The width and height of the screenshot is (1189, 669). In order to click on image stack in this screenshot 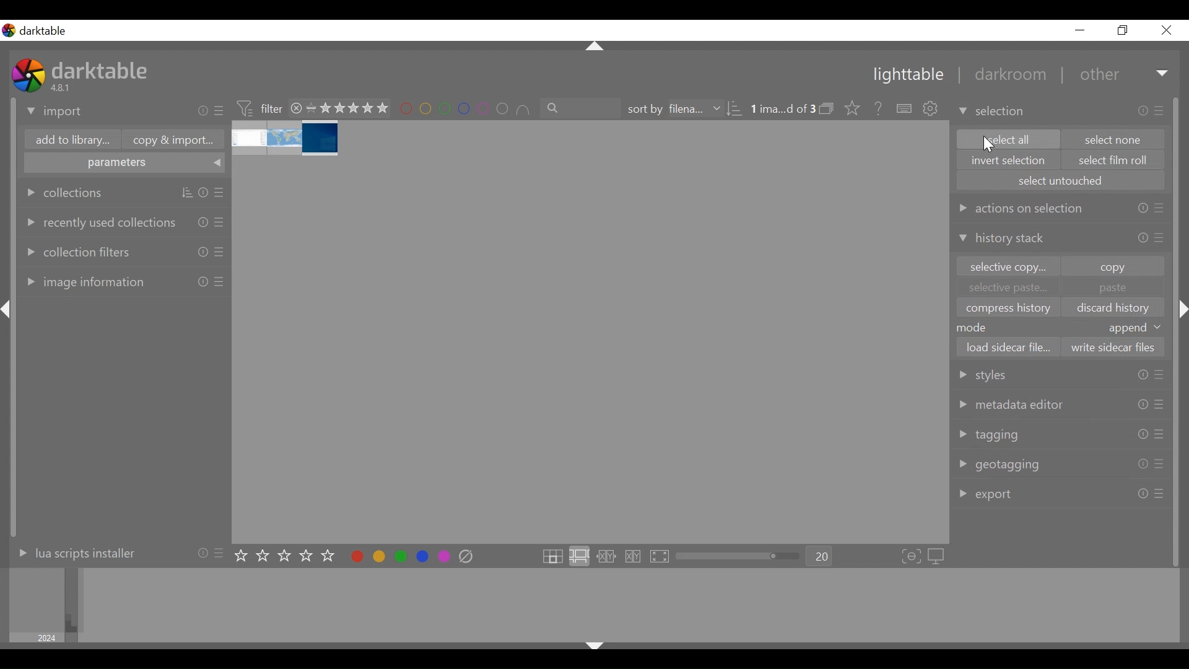, I will do `click(287, 139)`.